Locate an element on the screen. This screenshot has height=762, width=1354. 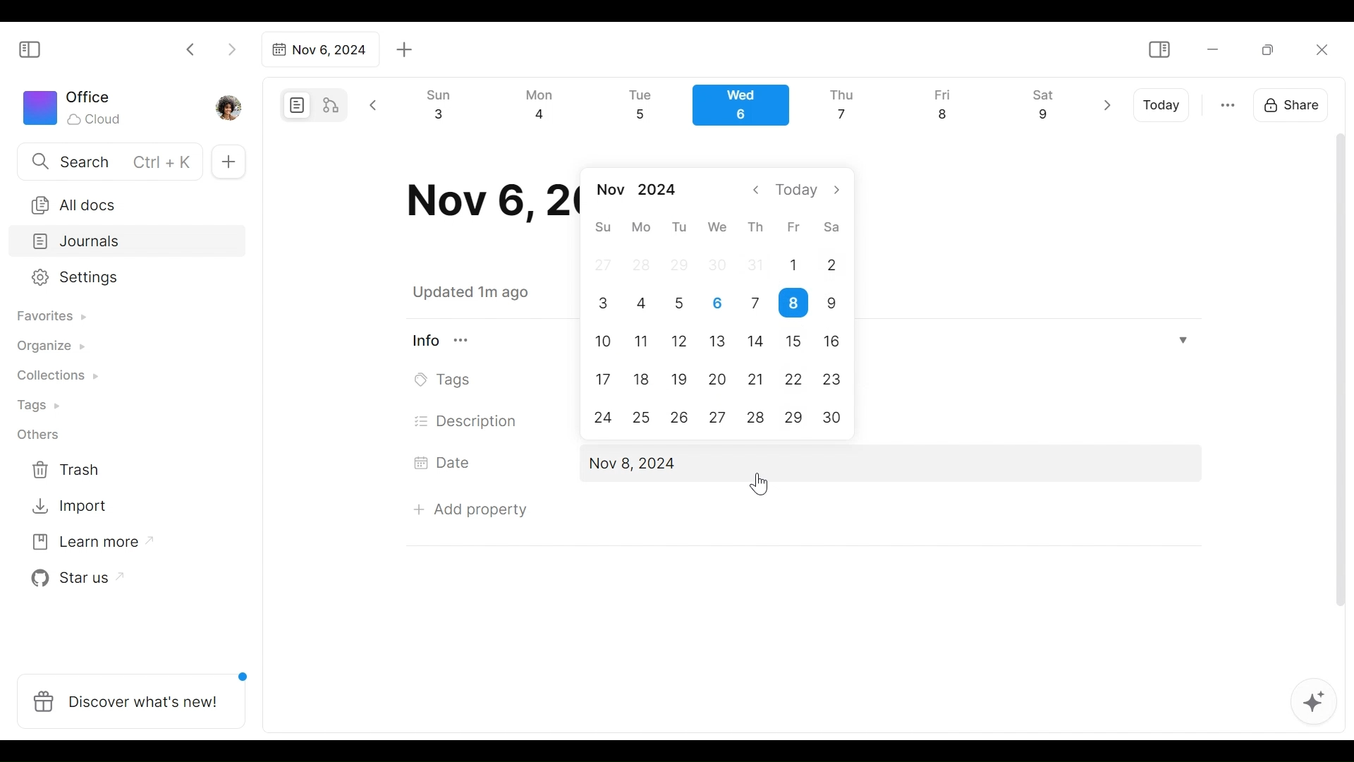
Restore is located at coordinates (1273, 49).